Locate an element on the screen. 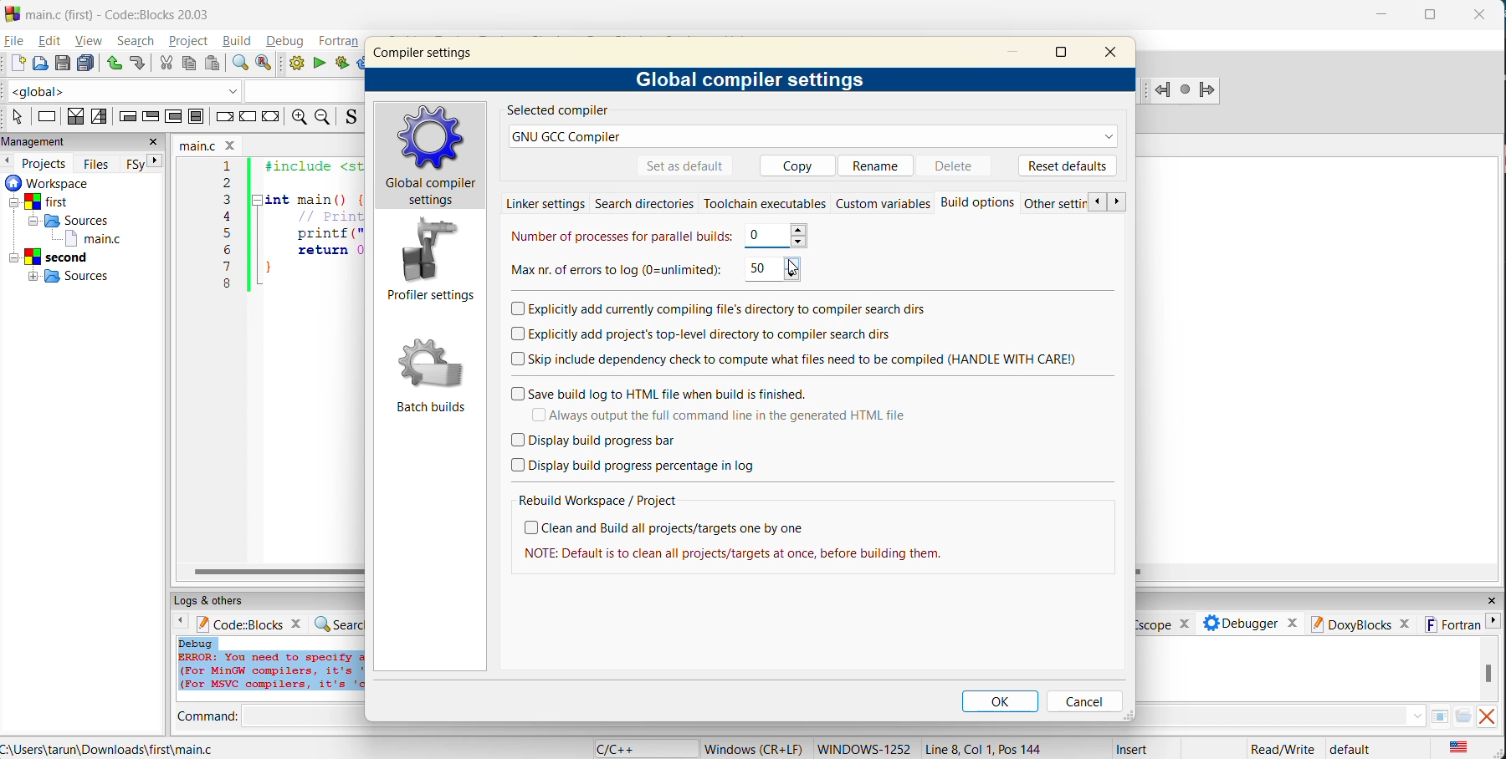  global compiler settings is located at coordinates (434, 159).